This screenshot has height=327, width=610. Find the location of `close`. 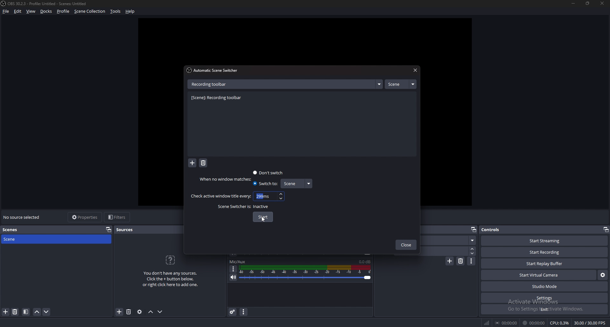

close is located at coordinates (414, 70).